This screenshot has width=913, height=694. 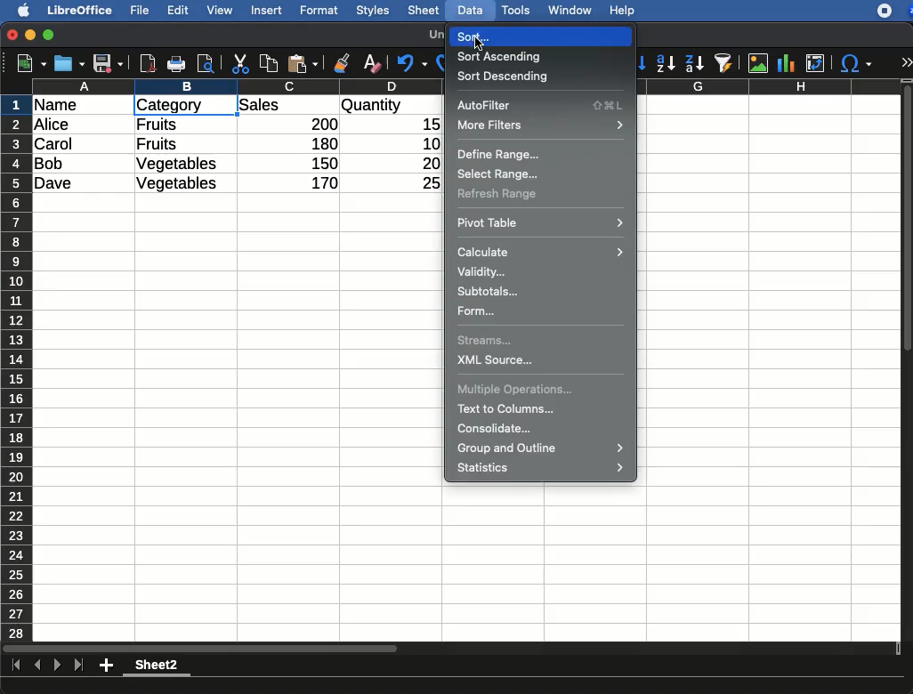 What do you see at coordinates (158, 124) in the screenshot?
I see `Fruits` at bounding box center [158, 124].